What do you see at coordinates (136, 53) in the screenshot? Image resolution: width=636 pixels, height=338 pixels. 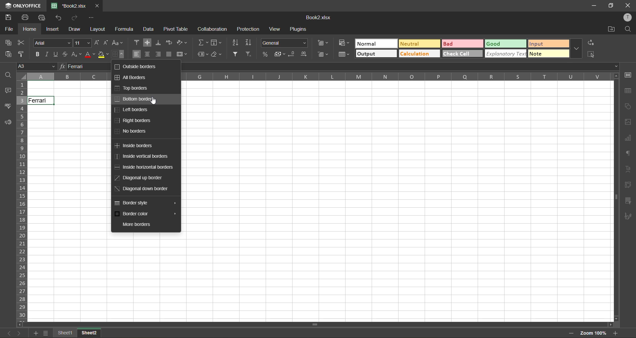 I see `align left` at bounding box center [136, 53].